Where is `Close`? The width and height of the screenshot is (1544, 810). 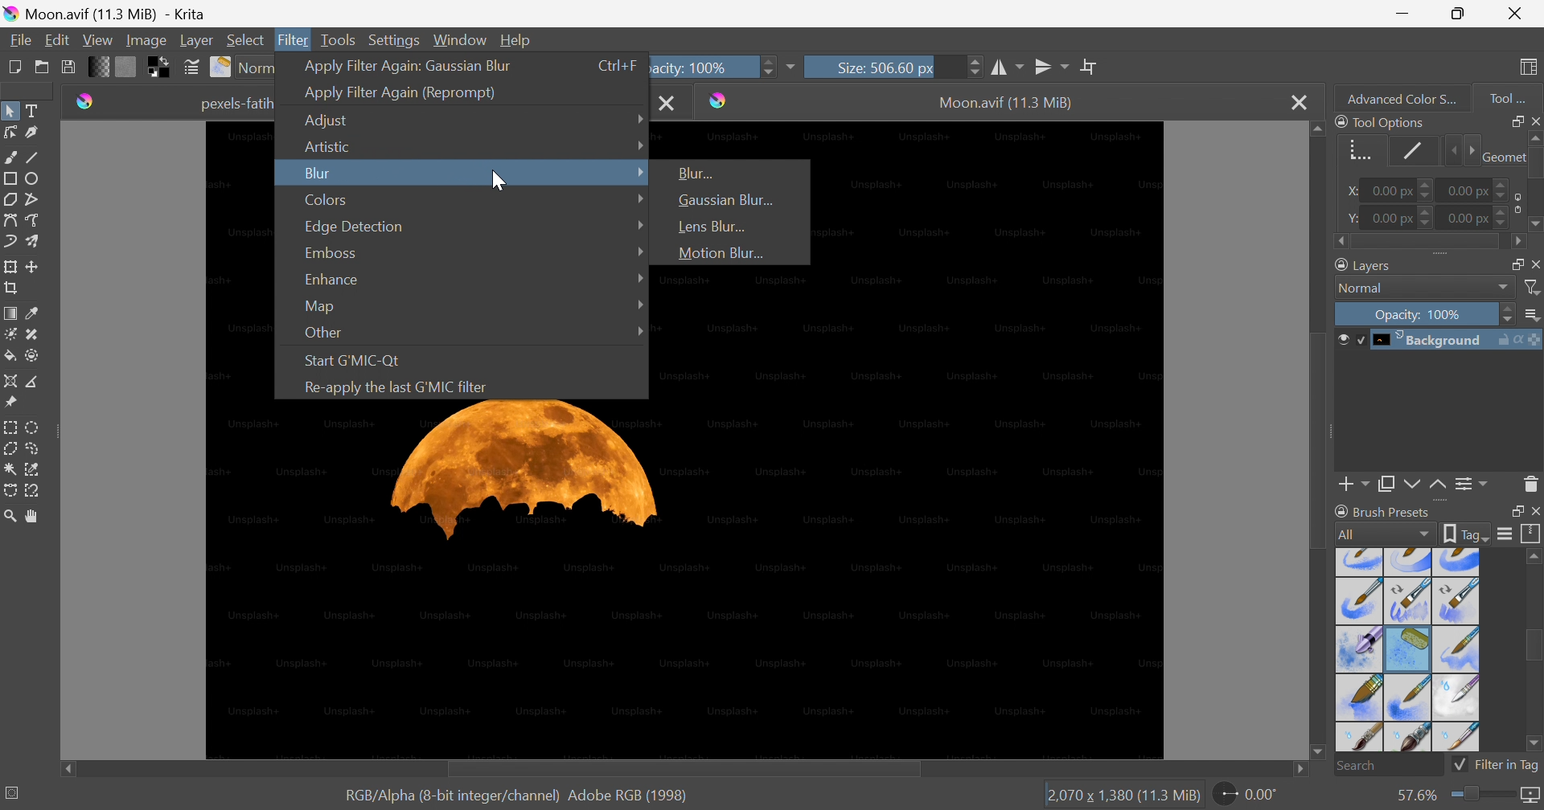
Close is located at coordinates (1534, 511).